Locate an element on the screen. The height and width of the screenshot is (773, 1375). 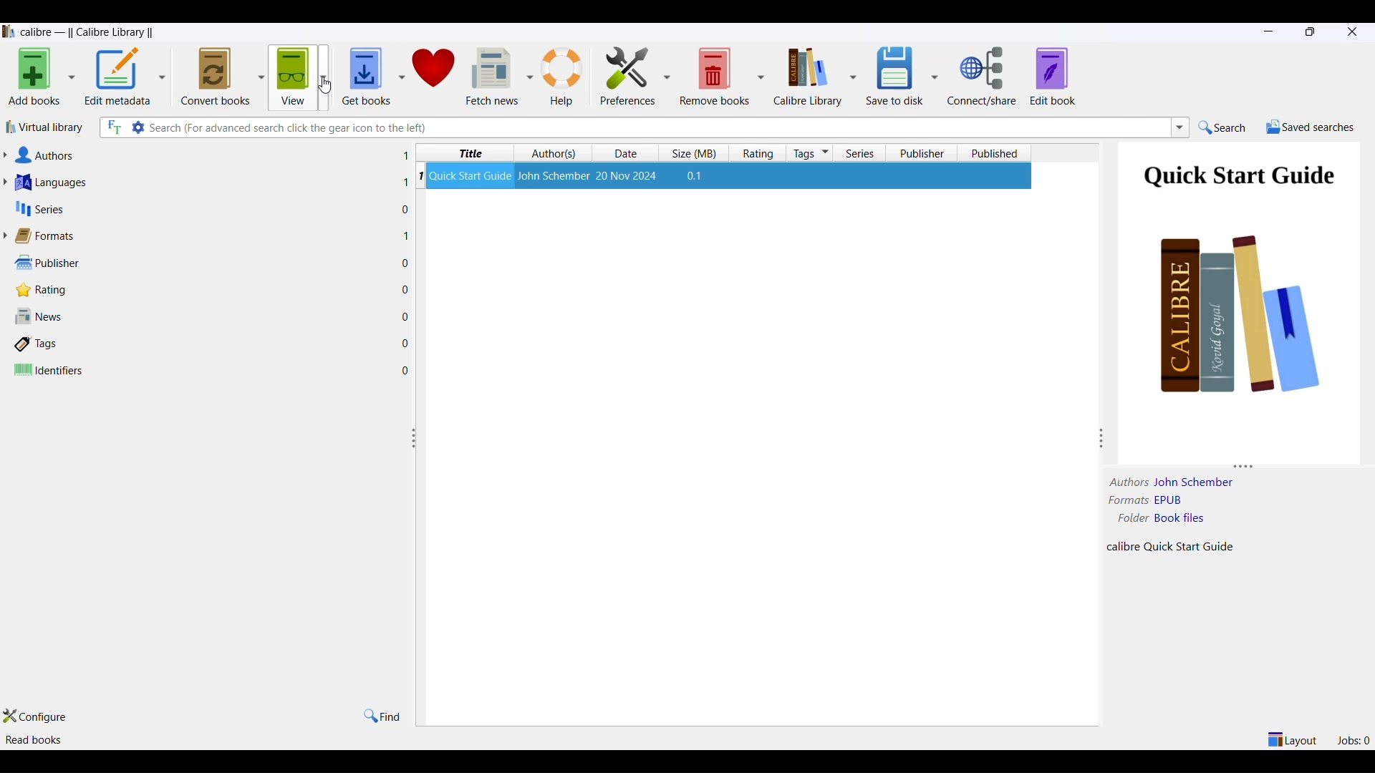
authors is located at coordinates (1124, 482).